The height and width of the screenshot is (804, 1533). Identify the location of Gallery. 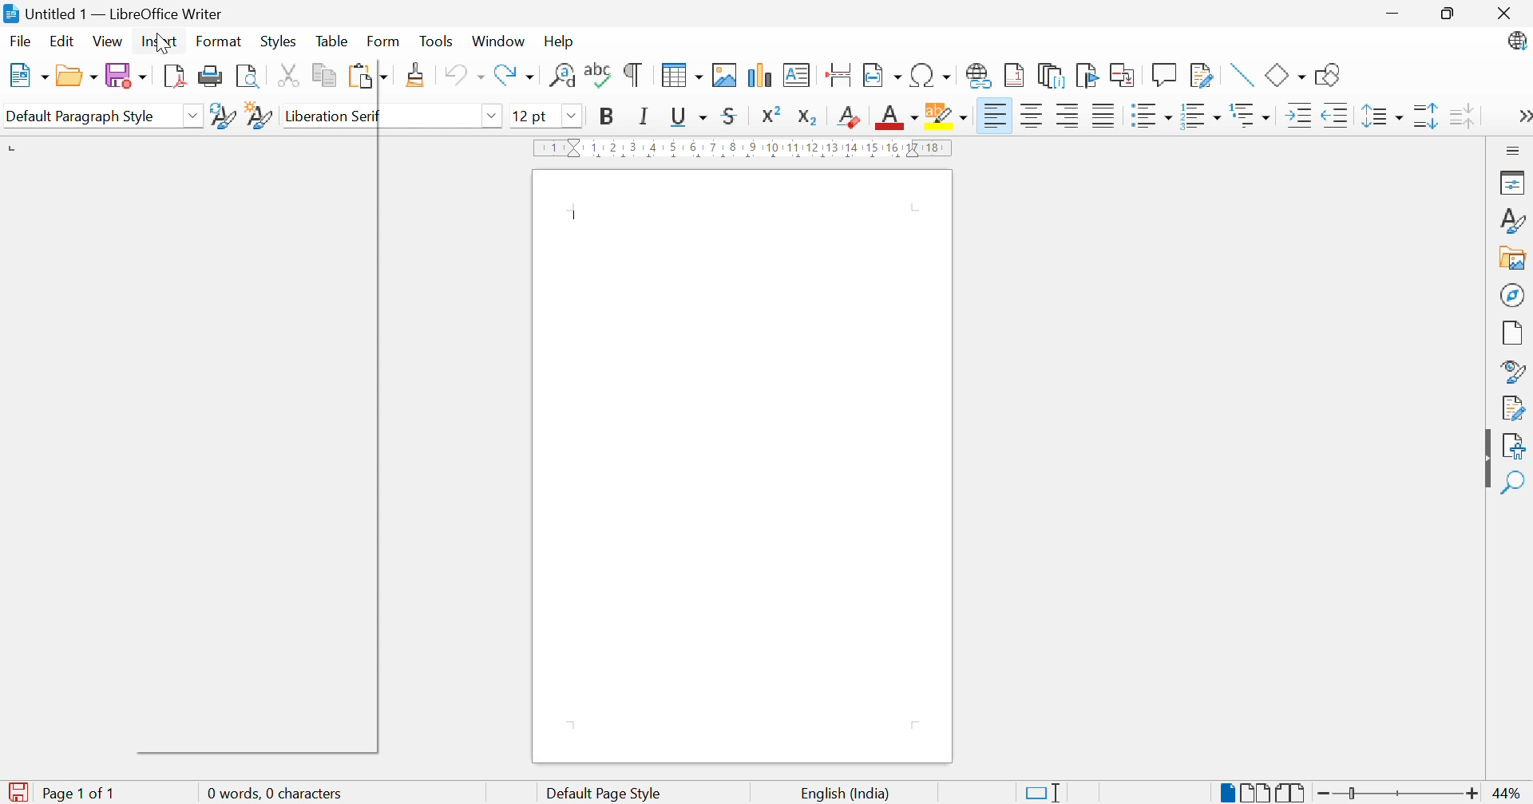
(1514, 258).